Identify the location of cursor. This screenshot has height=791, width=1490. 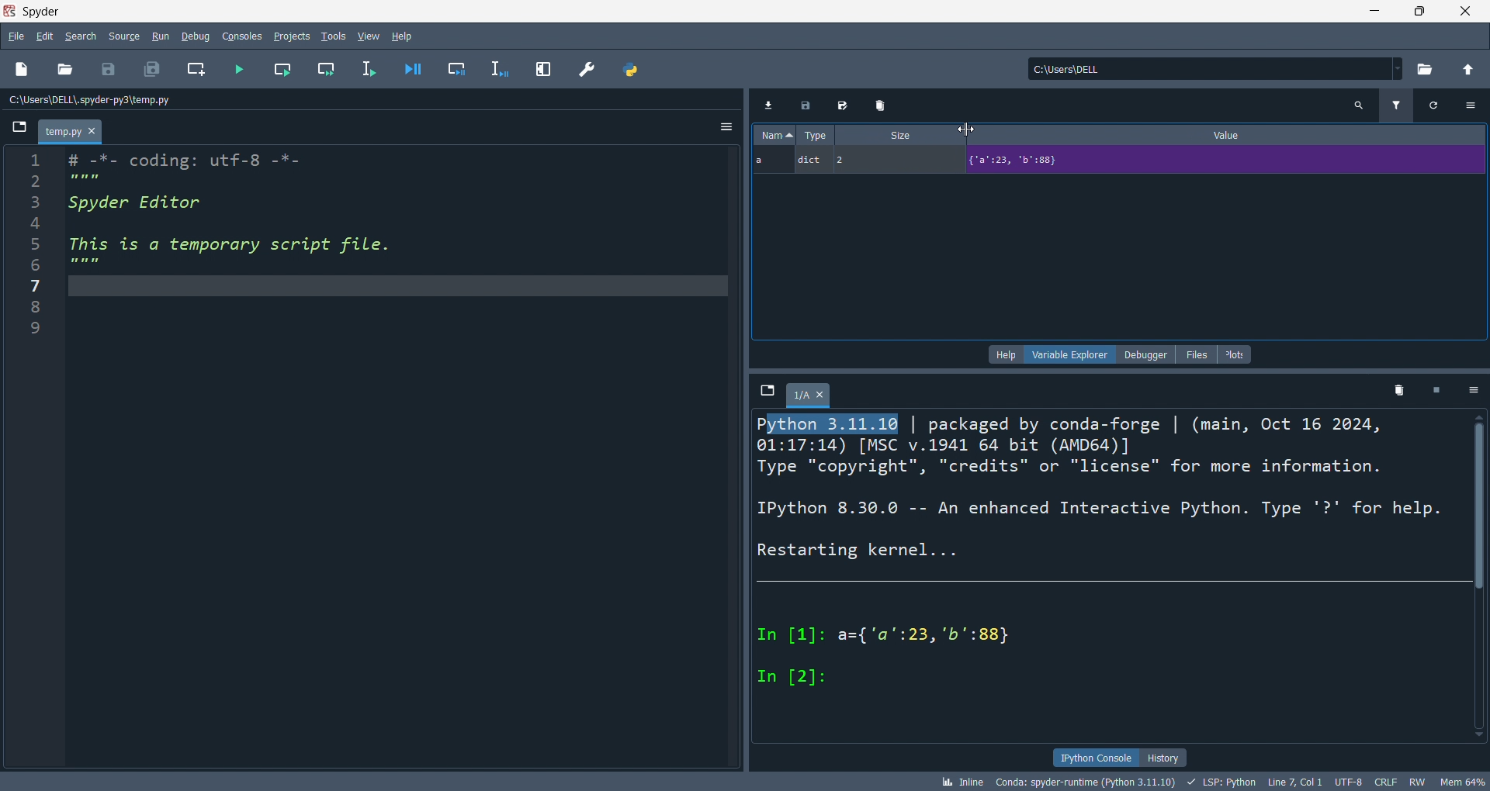
(968, 128).